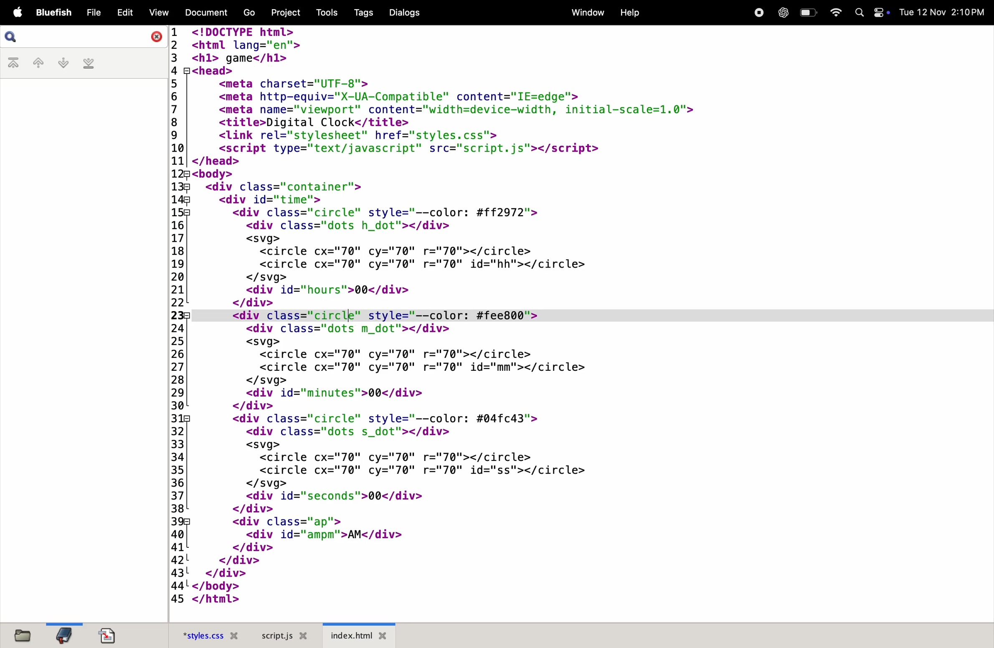 Image resolution: width=994 pixels, height=648 pixels. What do you see at coordinates (21, 634) in the screenshot?
I see `files` at bounding box center [21, 634].